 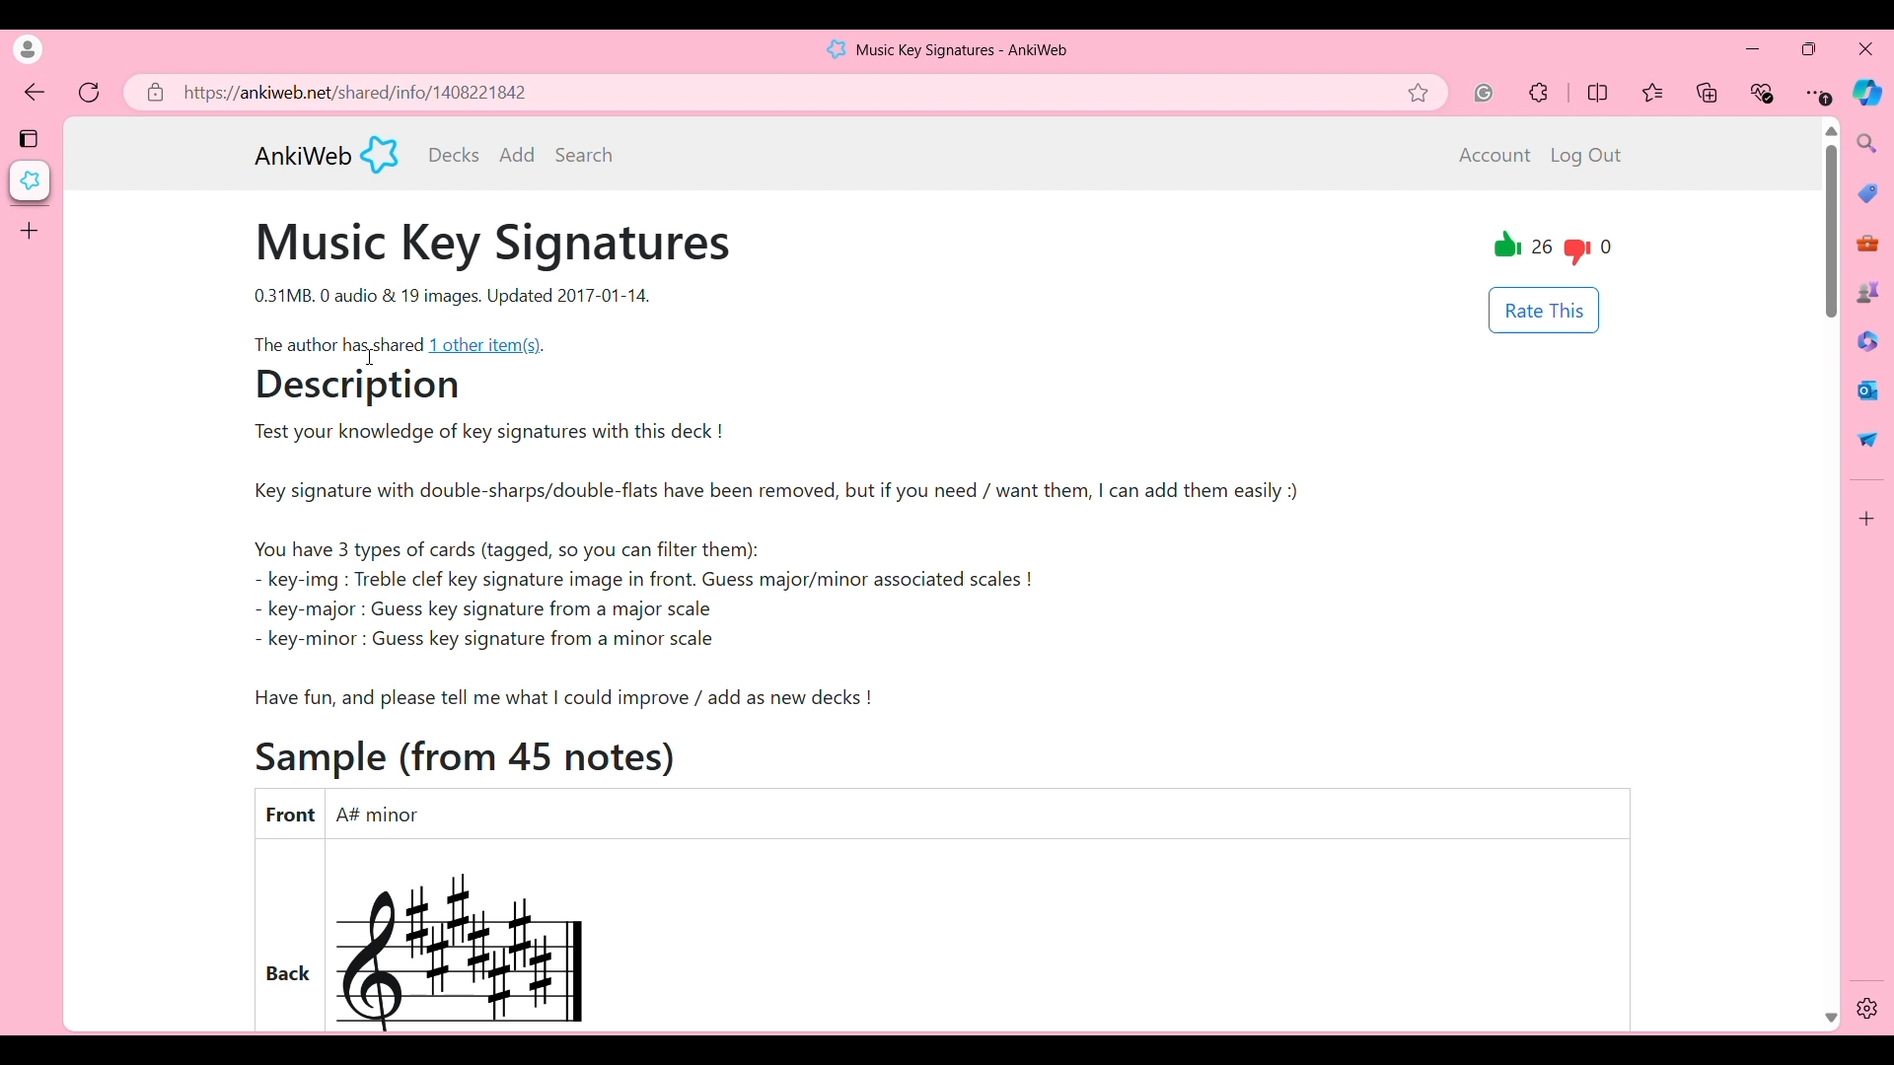 I want to click on Click to see current account's details, so click(x=28, y=49).